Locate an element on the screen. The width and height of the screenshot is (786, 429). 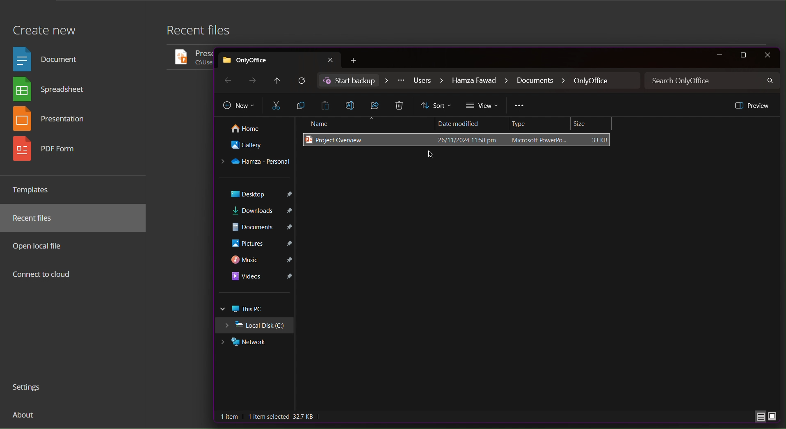
cursor is located at coordinates (431, 153).